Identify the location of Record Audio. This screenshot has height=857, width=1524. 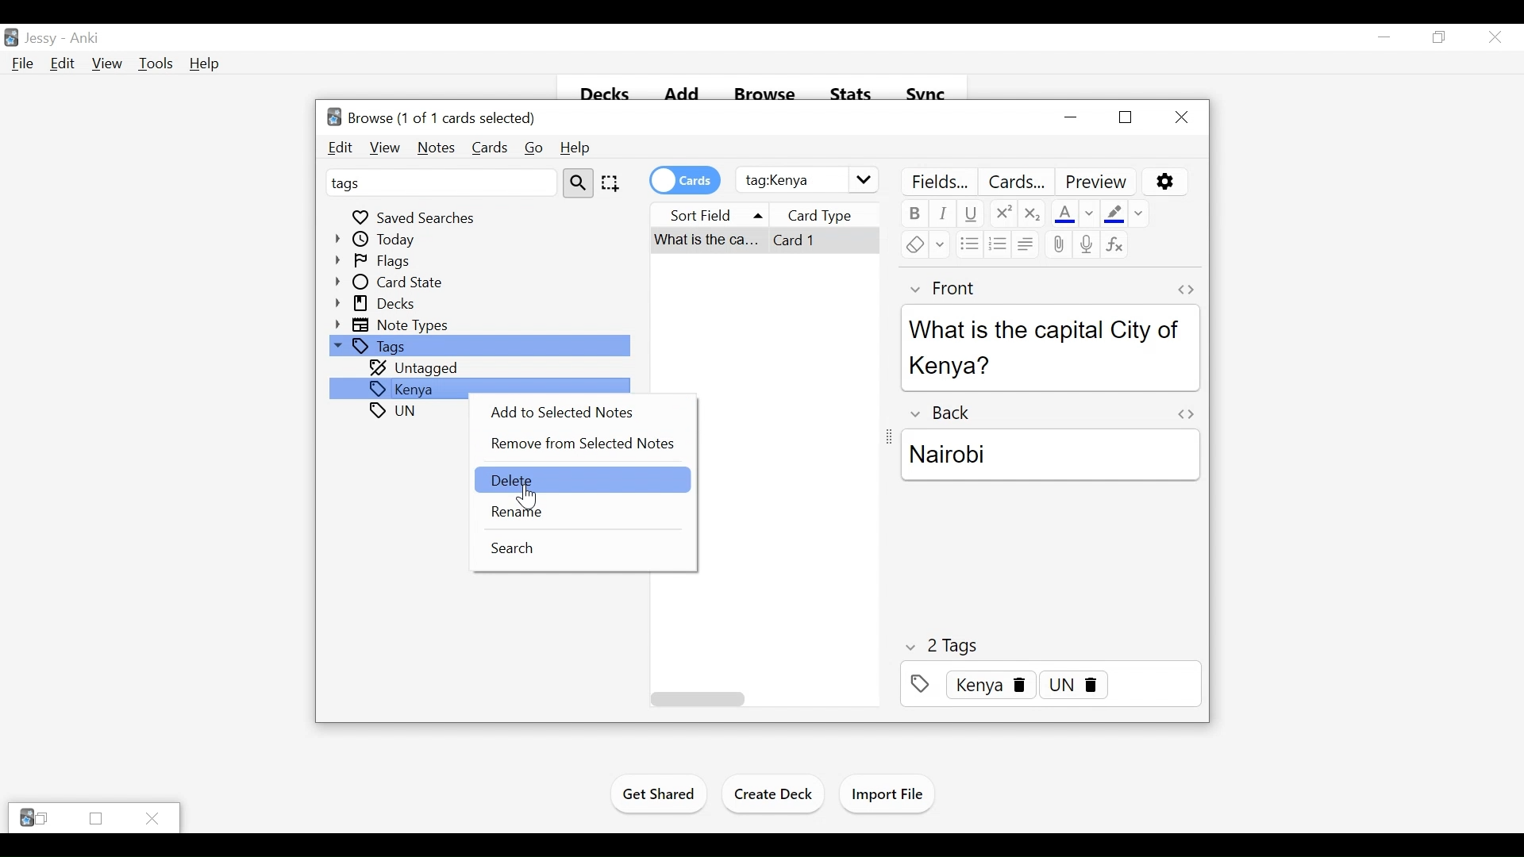
(1087, 244).